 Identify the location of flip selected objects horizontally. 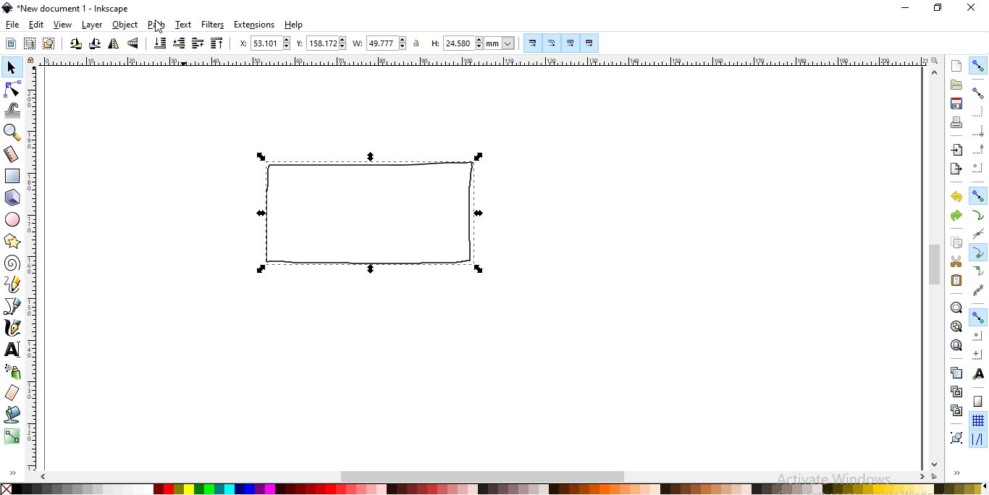
(114, 43).